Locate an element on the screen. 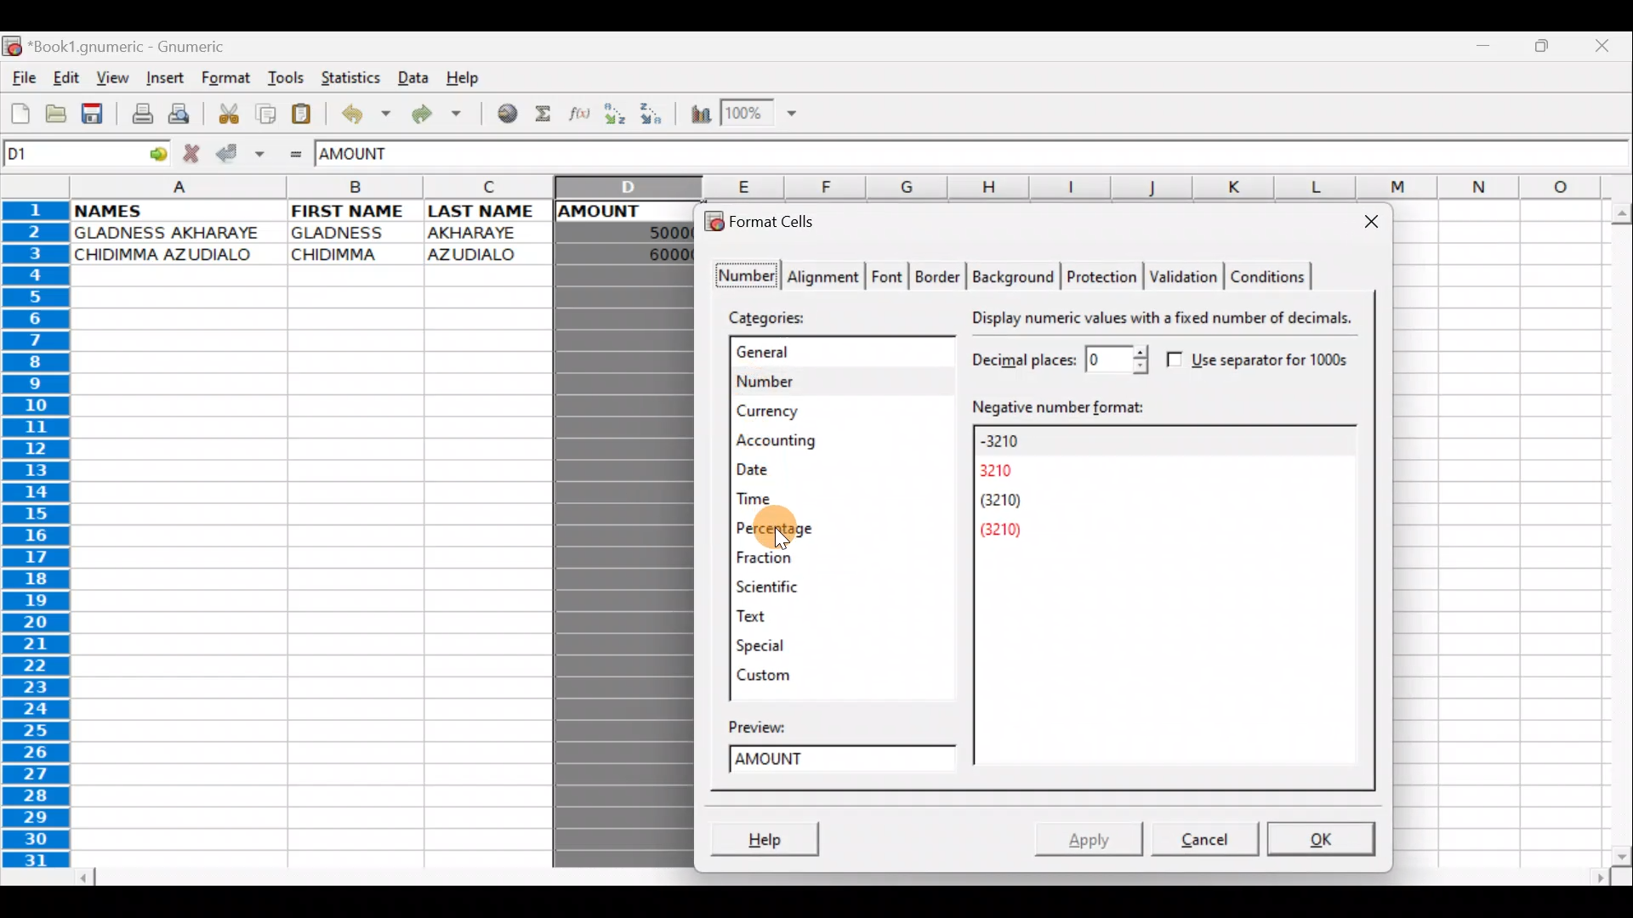 The image size is (1633, 918). Currency is located at coordinates (818, 411).